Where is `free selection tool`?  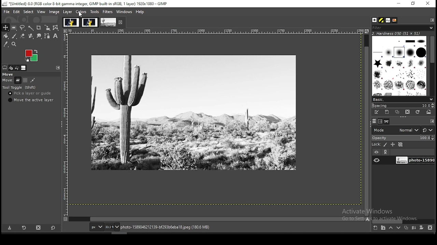 free selection tool is located at coordinates (22, 28).